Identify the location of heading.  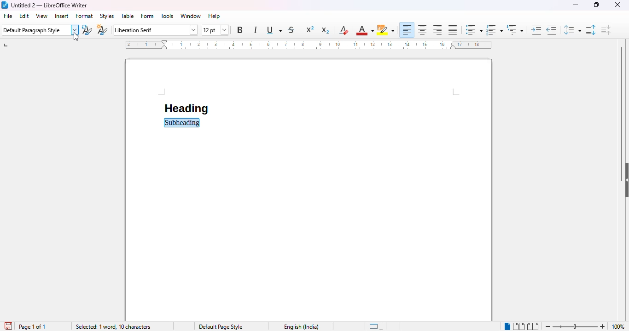
(186, 108).